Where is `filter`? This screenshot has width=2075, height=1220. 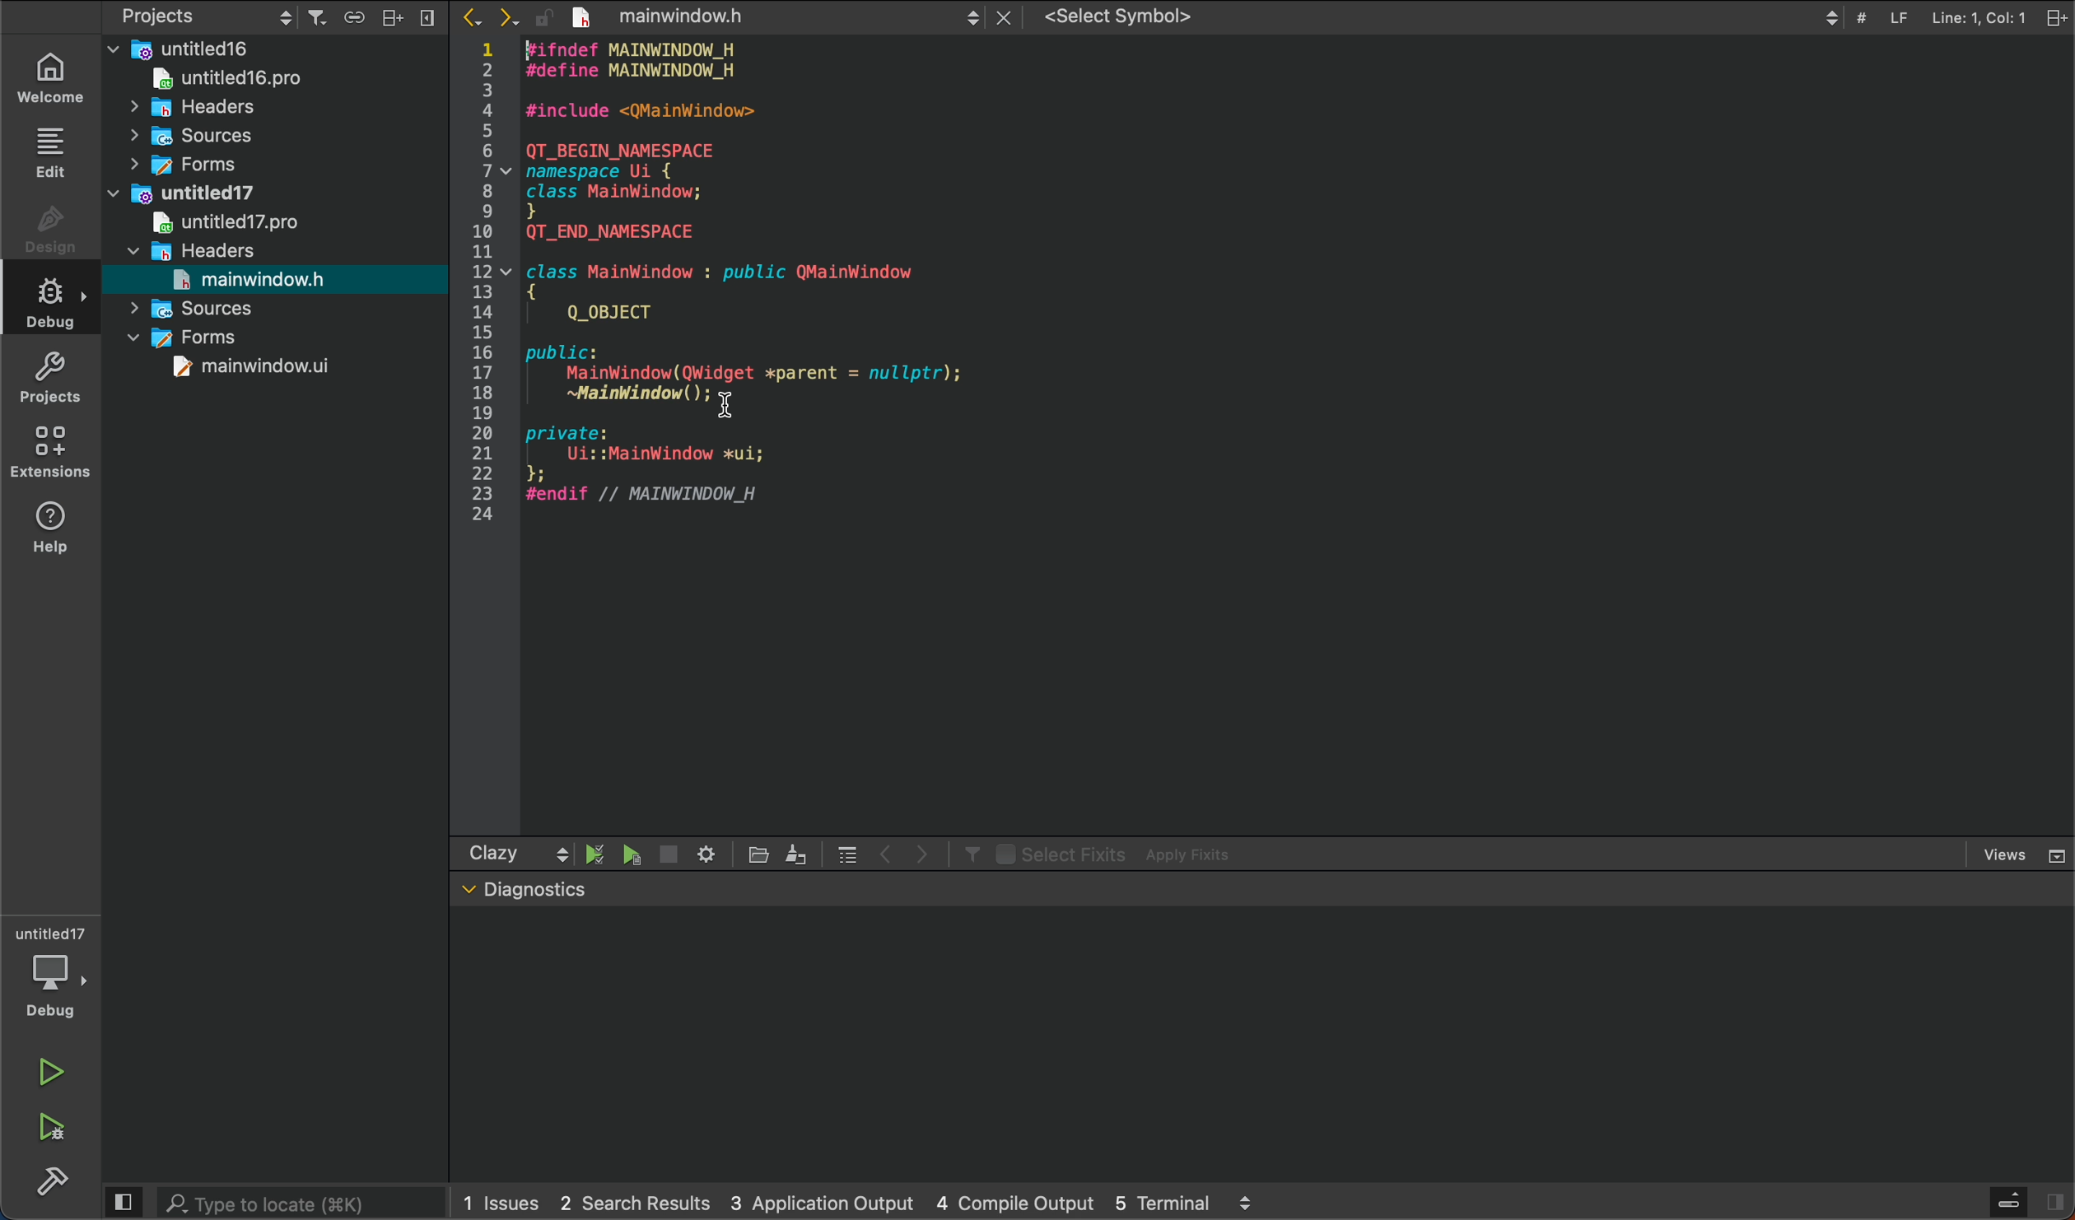
filter is located at coordinates (316, 17).